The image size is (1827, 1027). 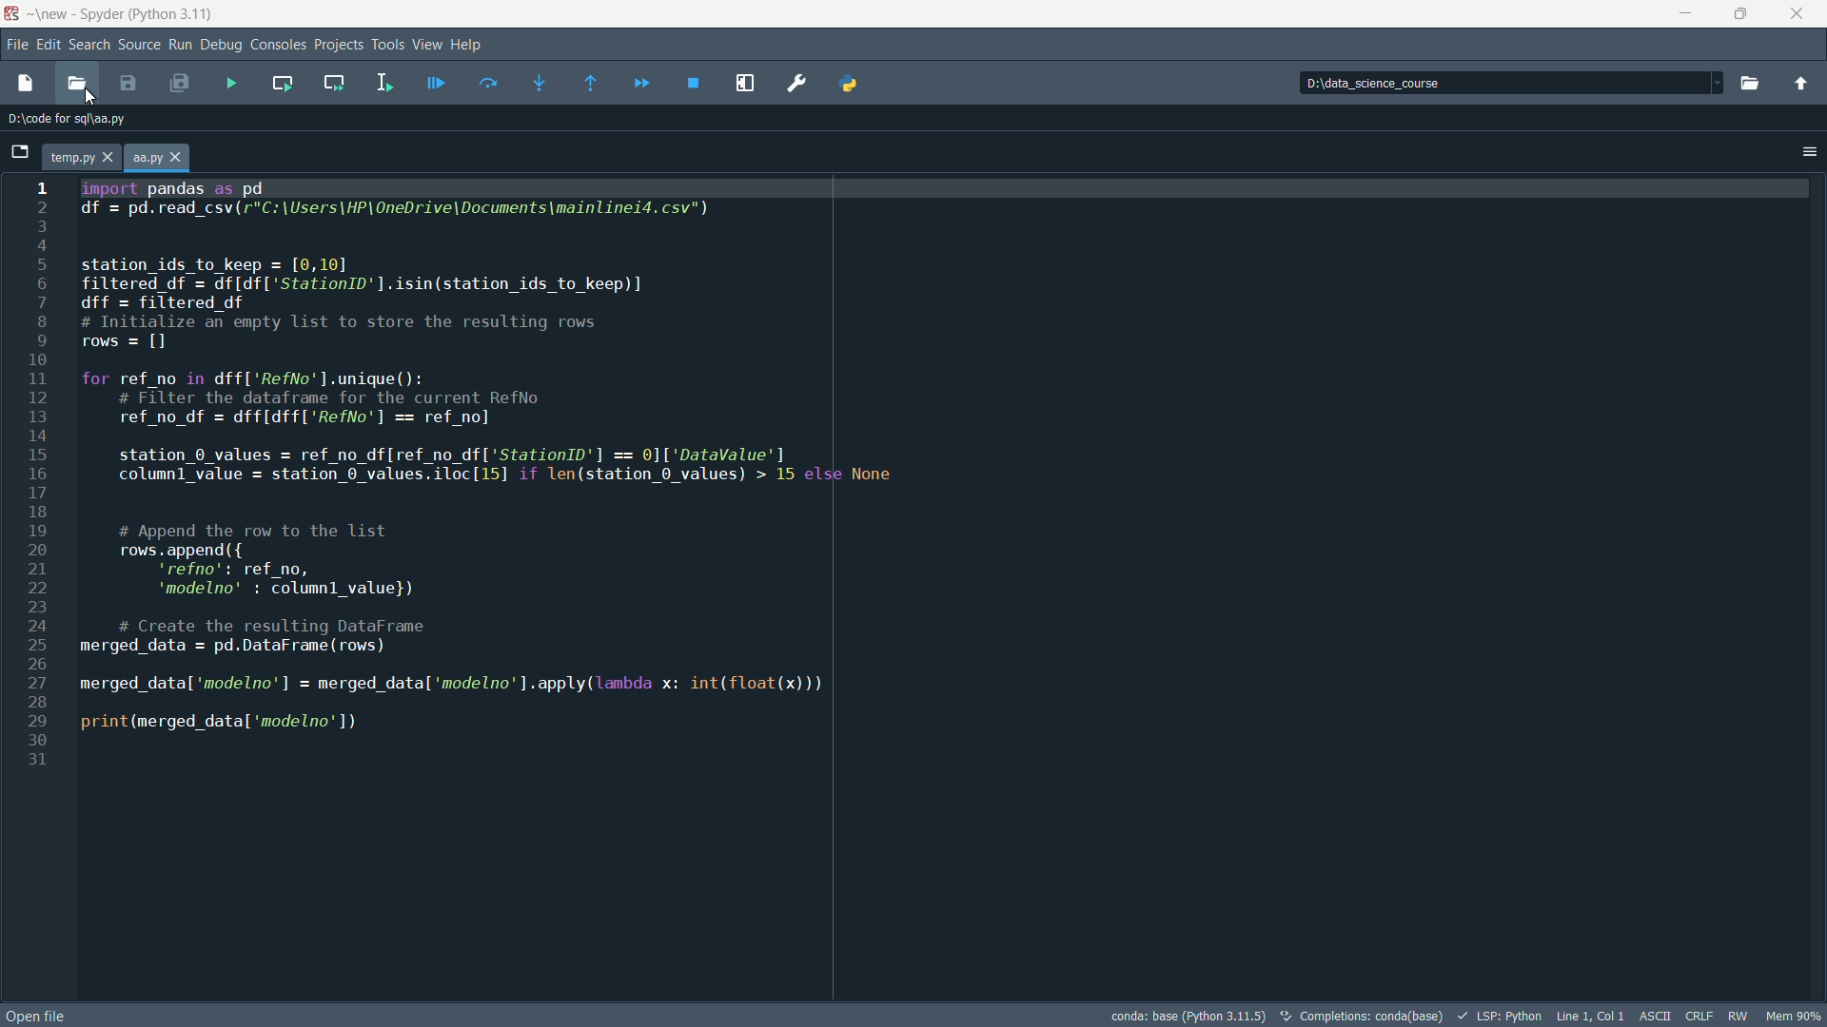 I want to click on change to parent directory, so click(x=1801, y=84).